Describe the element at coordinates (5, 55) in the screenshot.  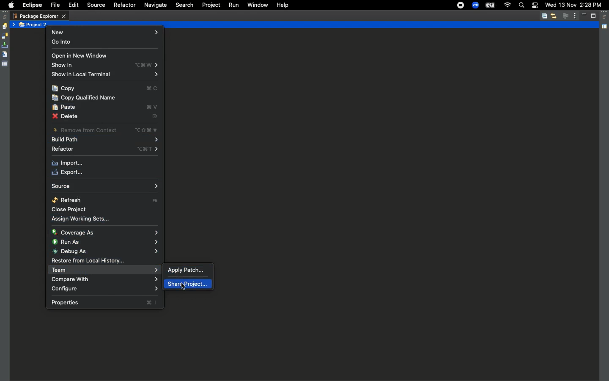
I see `Git reflog` at that location.